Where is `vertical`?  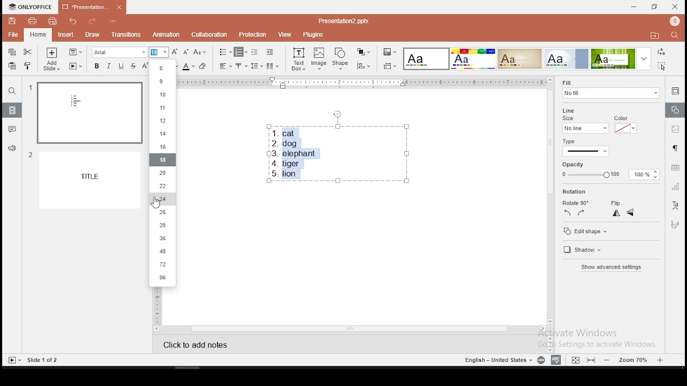 vertical is located at coordinates (617, 214).